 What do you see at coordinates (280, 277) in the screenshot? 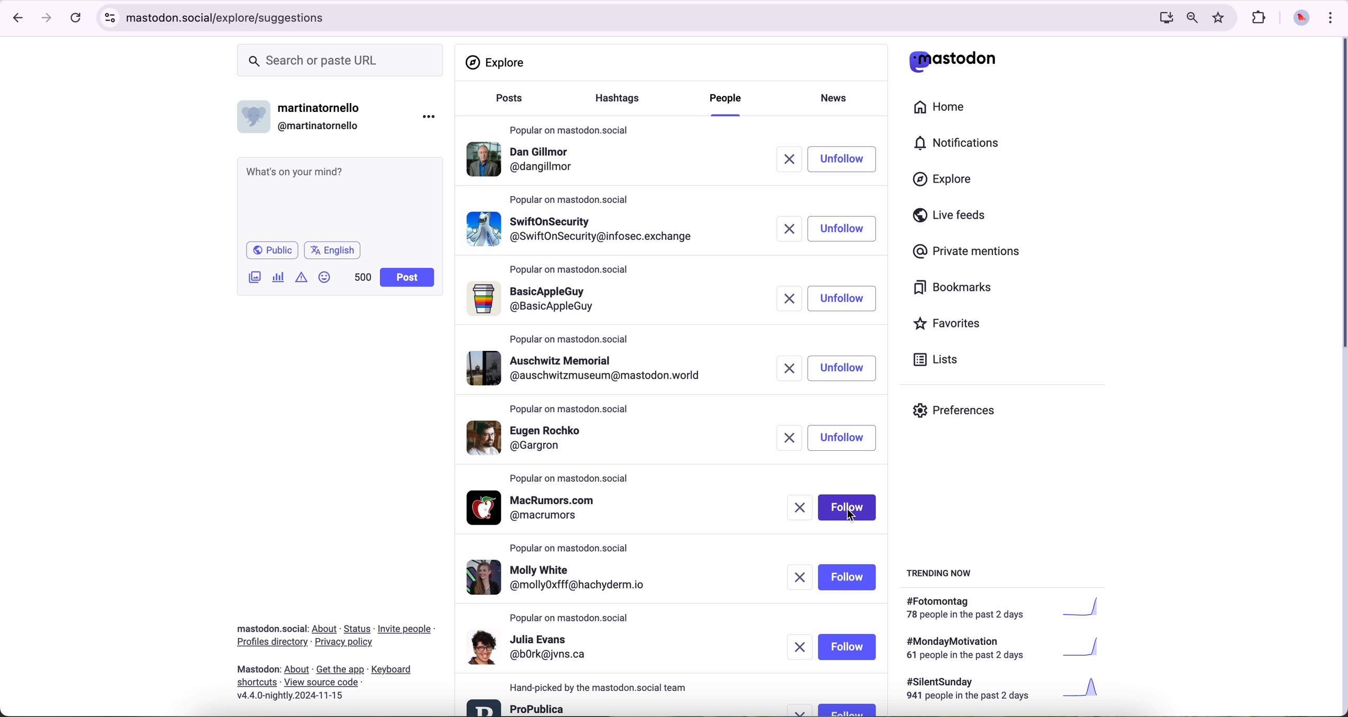
I see `charts` at bounding box center [280, 277].